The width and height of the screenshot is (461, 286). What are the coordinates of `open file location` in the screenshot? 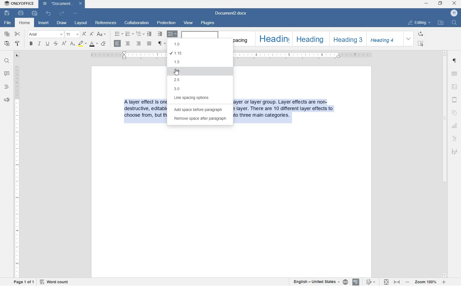 It's located at (441, 23).